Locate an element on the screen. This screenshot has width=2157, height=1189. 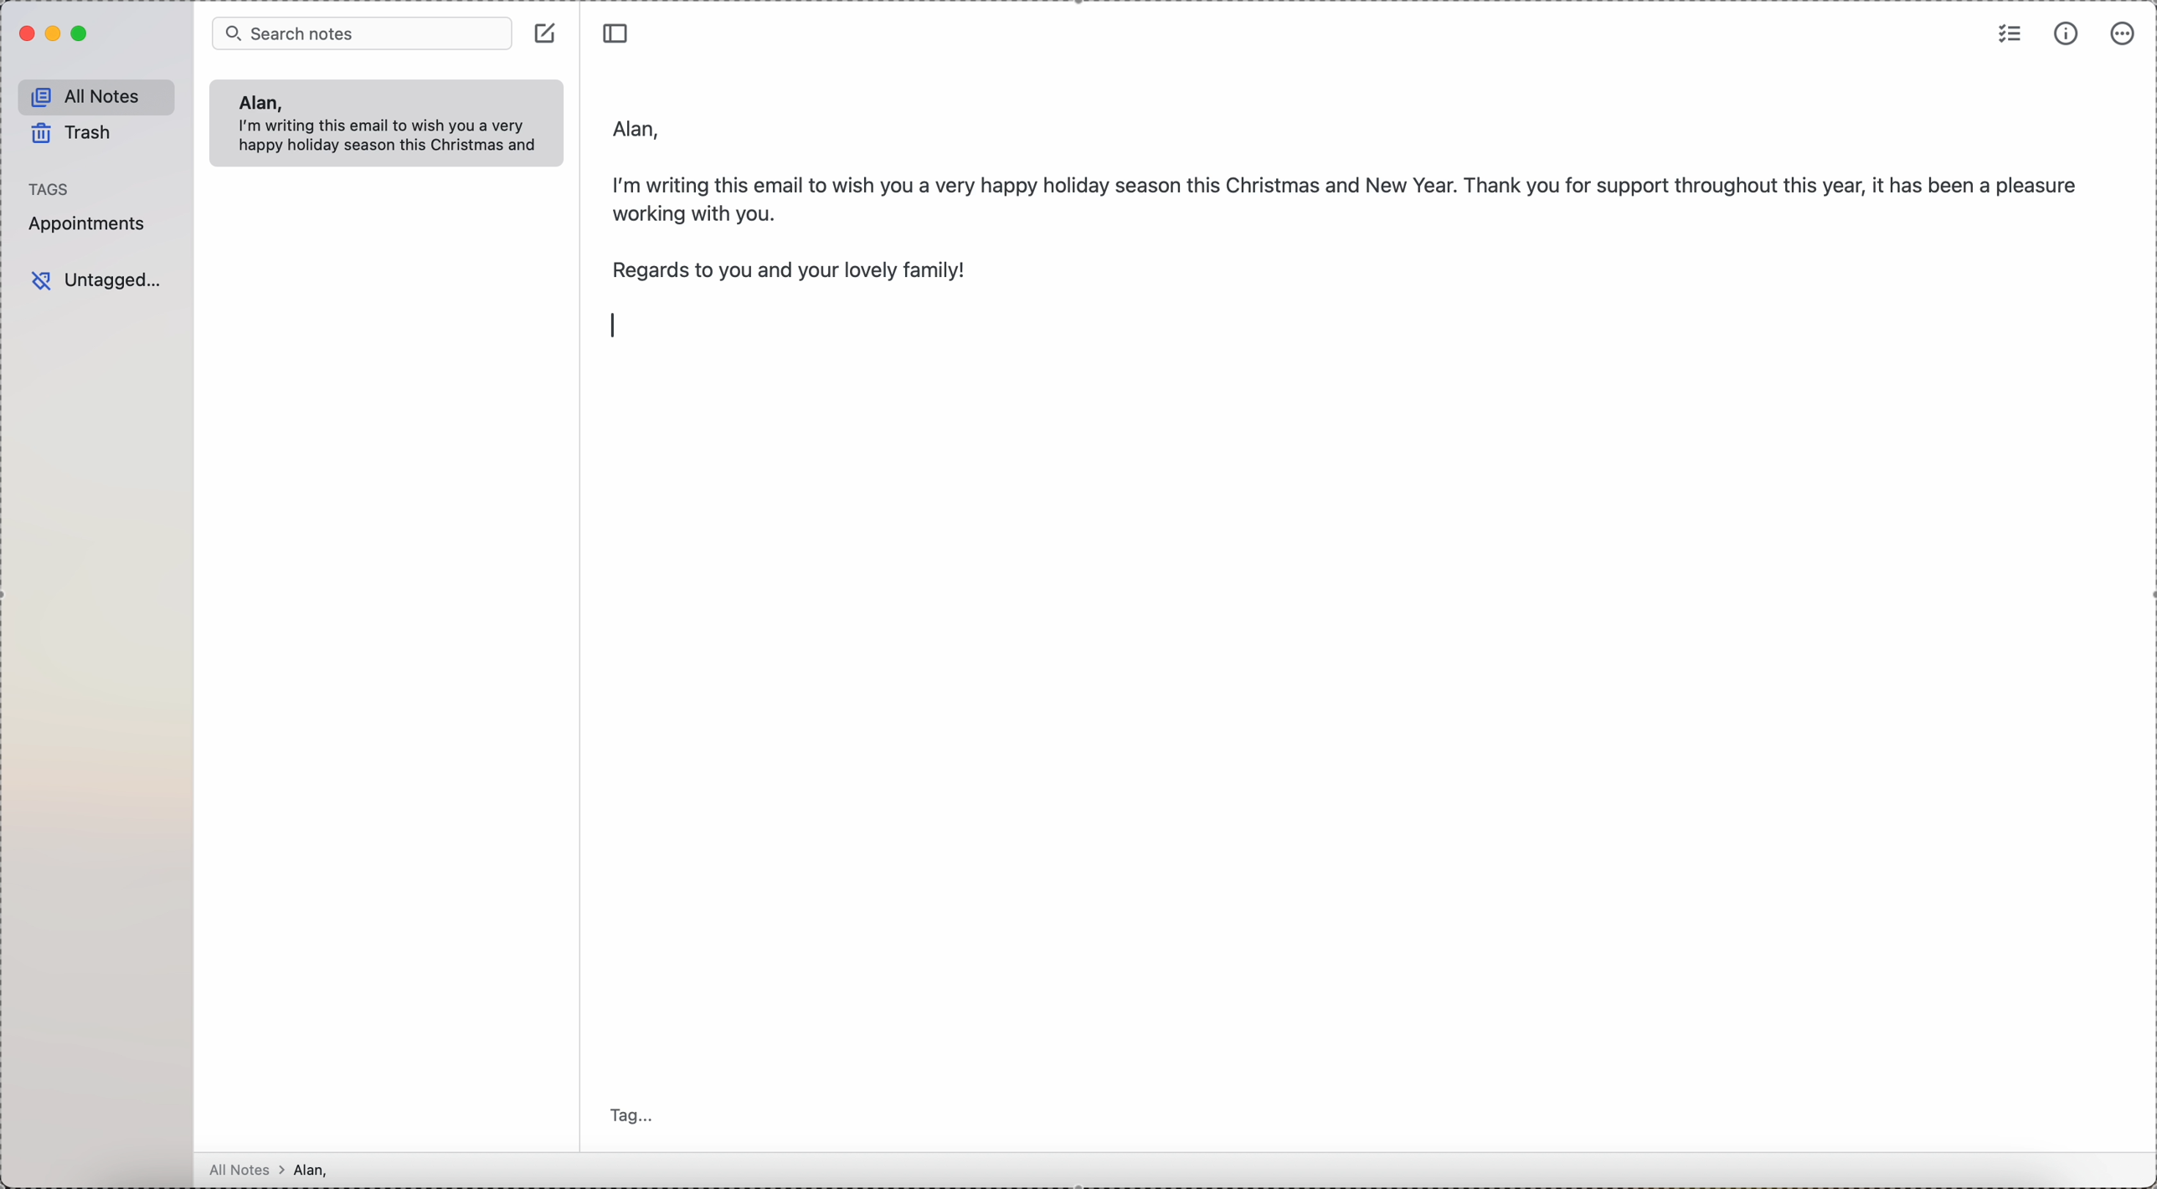
close program is located at coordinates (24, 34).